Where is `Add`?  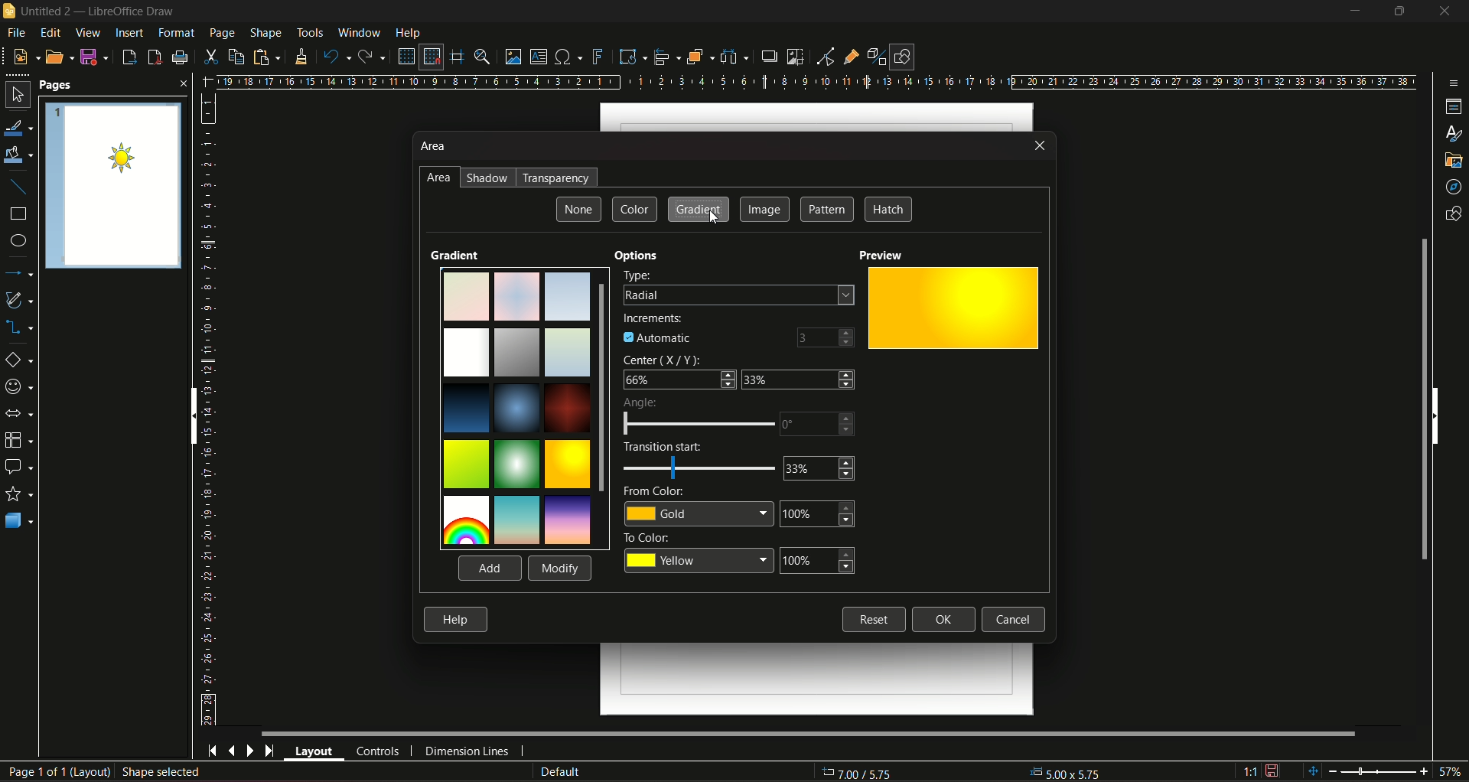 Add is located at coordinates (492, 569).